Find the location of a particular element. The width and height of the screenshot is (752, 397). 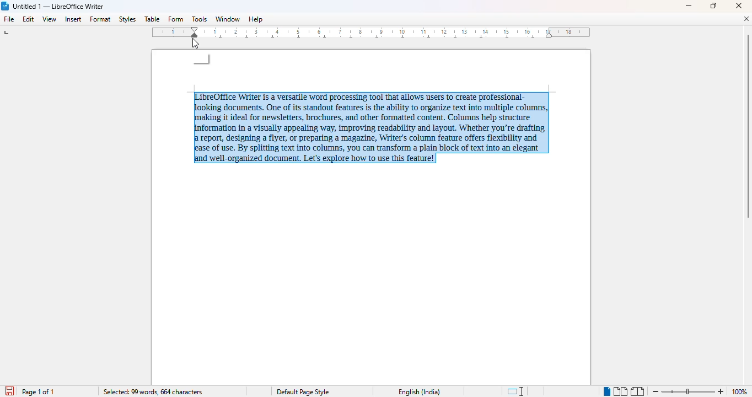

mouse down is located at coordinates (203, 60).